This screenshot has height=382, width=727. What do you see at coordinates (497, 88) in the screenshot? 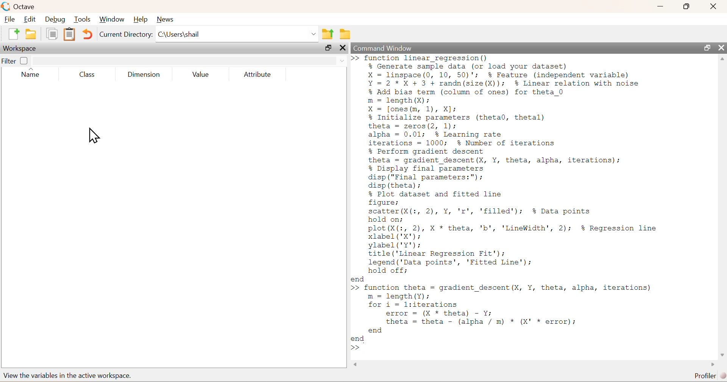
I see `>>function linear regression()% Generate sample data (or load your dataset)X = linspace(0, 10, 50)'; % Feature (independent variable)Y=2*X+ 3 + randn(size(X)); % Linear relation with noise% Add bias term (column of ones) for theta 0m = length (X):X = [ones (m, 1), X];% Initialize parameters (theta0, thetal)` at bounding box center [497, 88].